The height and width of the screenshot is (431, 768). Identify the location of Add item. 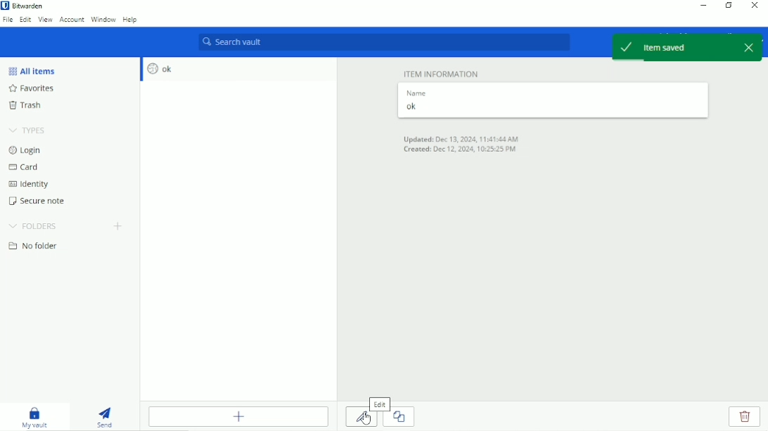
(237, 416).